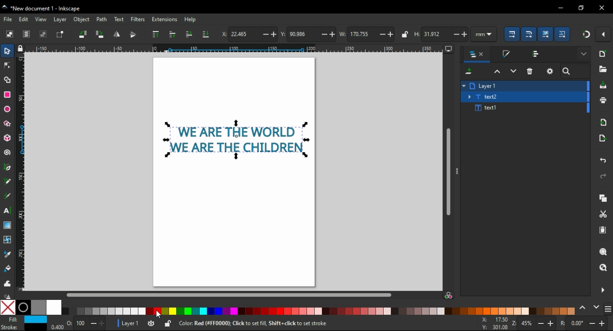  What do you see at coordinates (8, 282) in the screenshot?
I see `tweak tool` at bounding box center [8, 282].